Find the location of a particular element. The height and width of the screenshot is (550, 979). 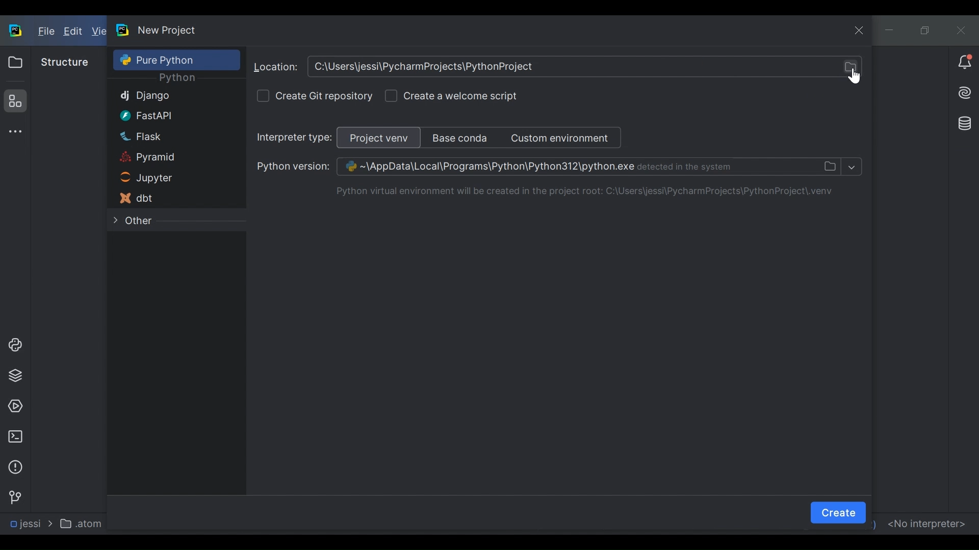

Notiication is located at coordinates (965, 63).